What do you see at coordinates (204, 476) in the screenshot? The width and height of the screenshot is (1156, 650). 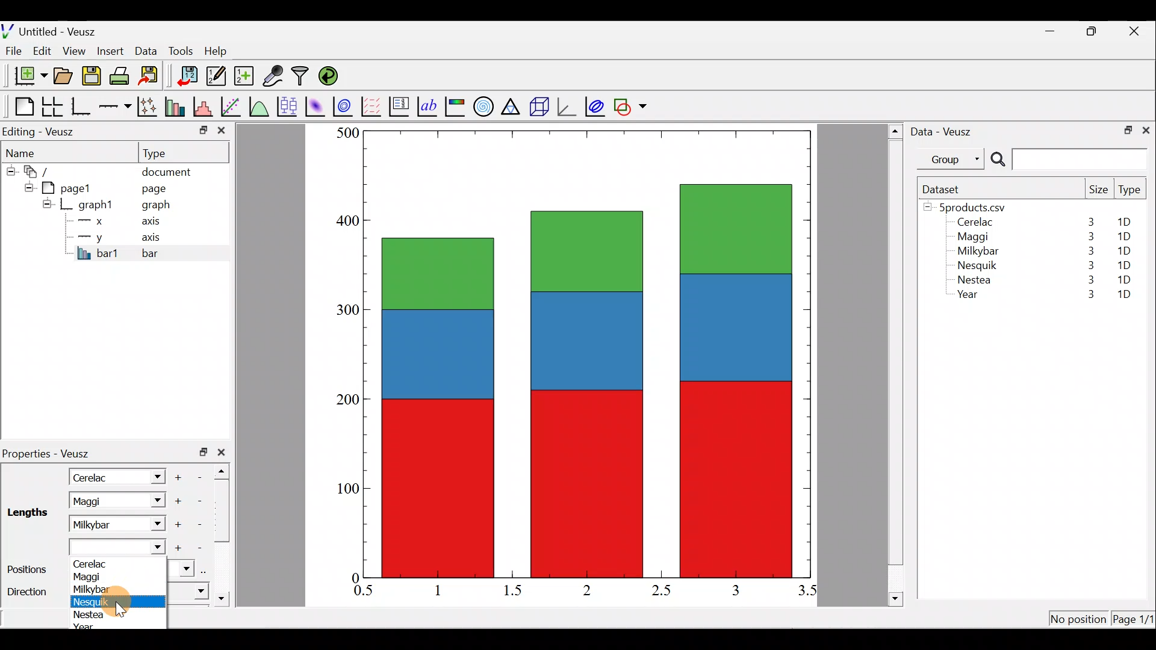 I see `Remove item` at bounding box center [204, 476].